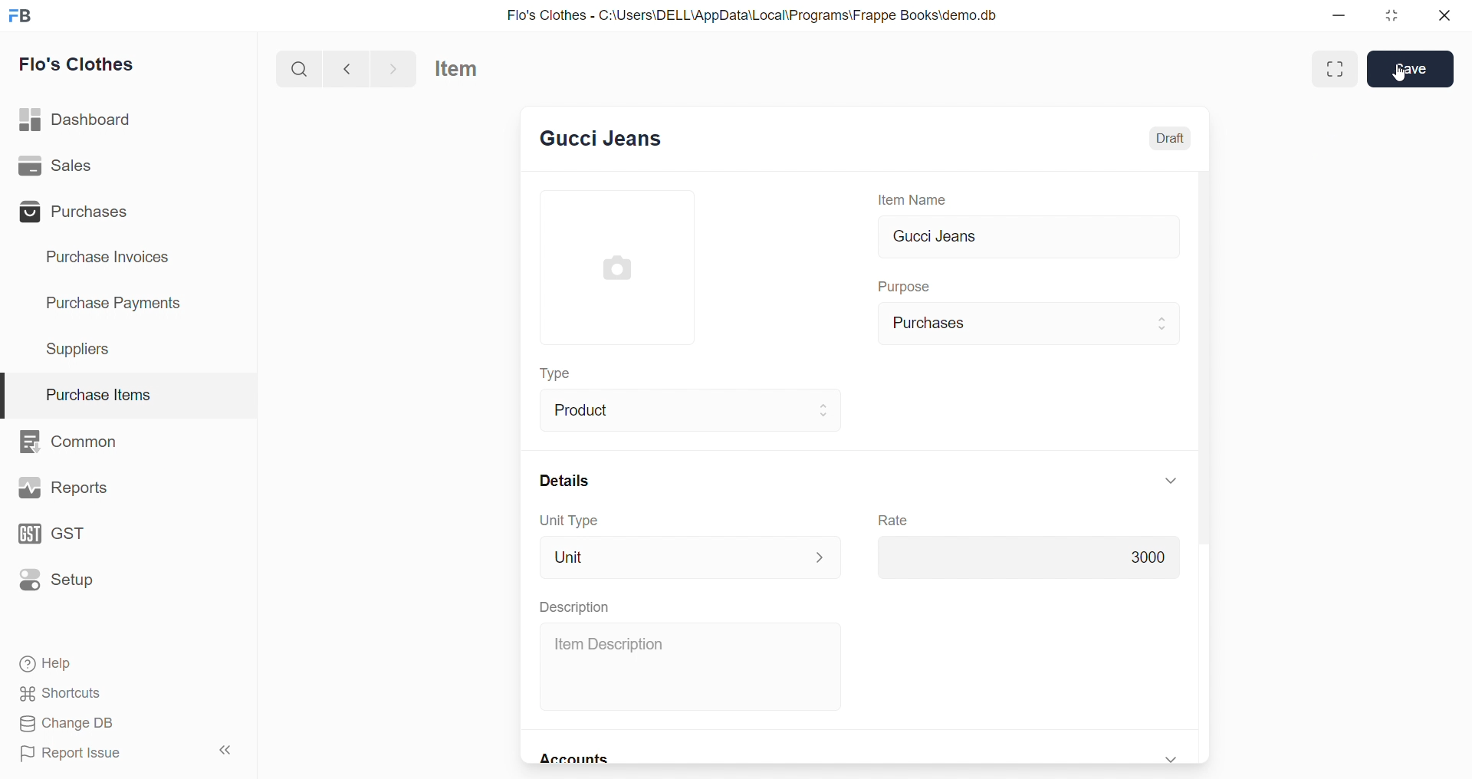 This screenshot has width=1472, height=779. What do you see at coordinates (20, 16) in the screenshot?
I see `logo` at bounding box center [20, 16].